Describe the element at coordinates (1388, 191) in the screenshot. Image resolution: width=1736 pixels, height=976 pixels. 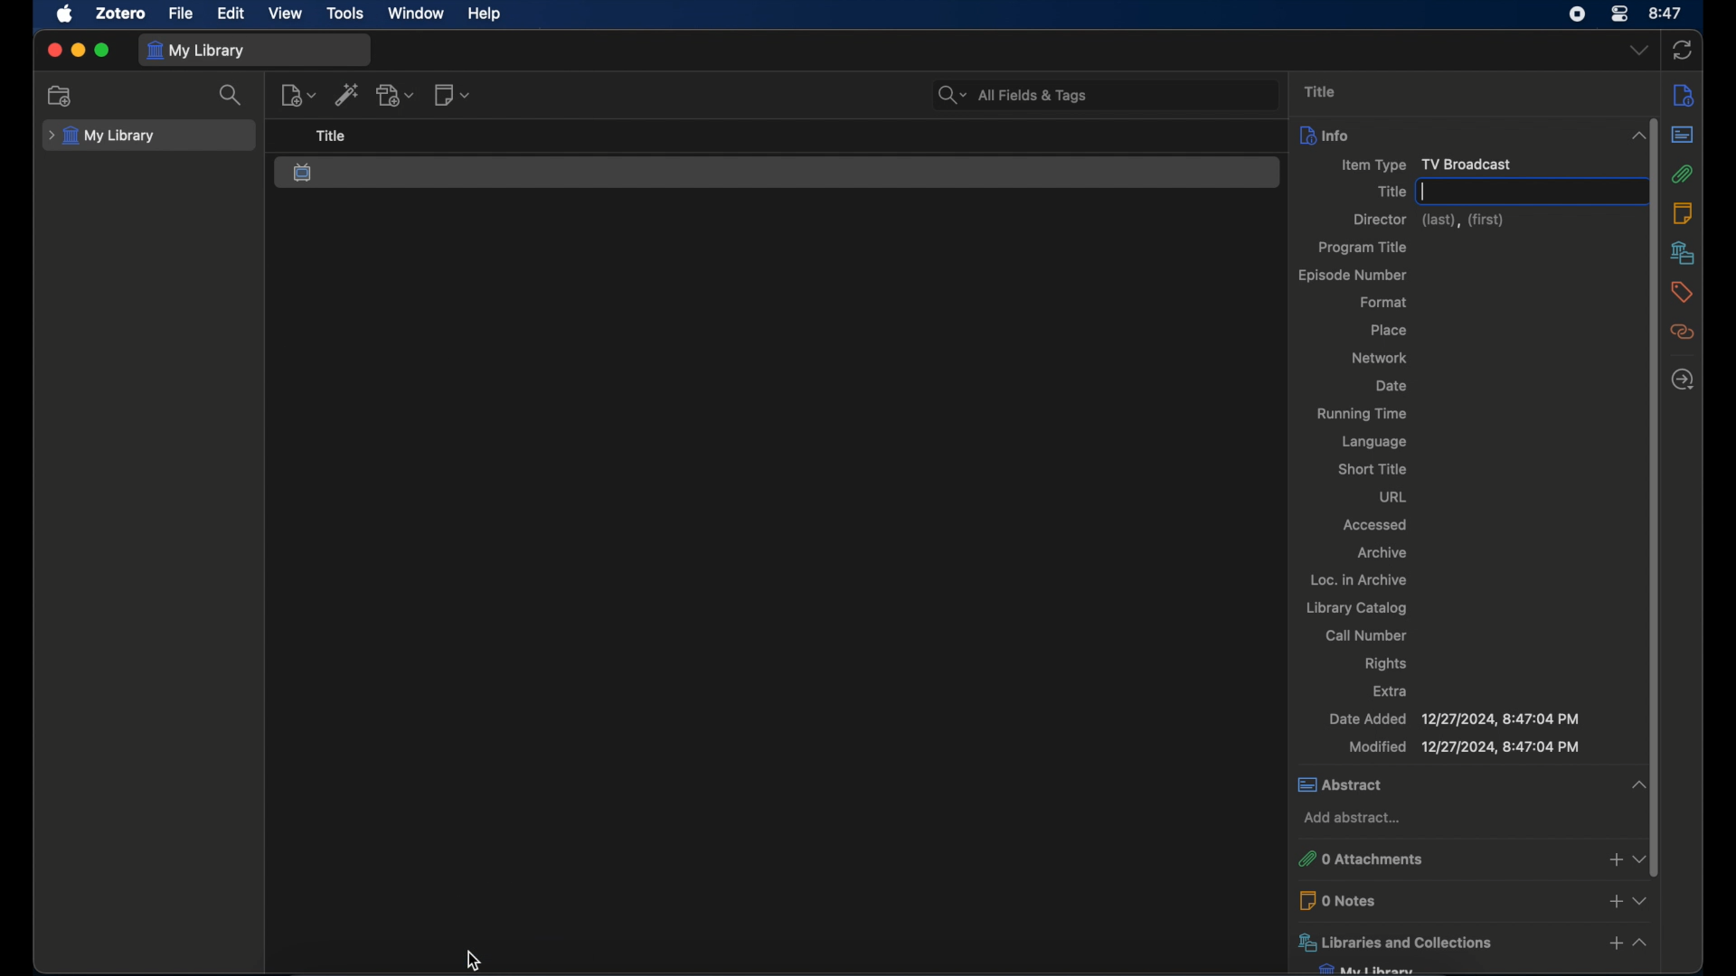
I see `title` at that location.